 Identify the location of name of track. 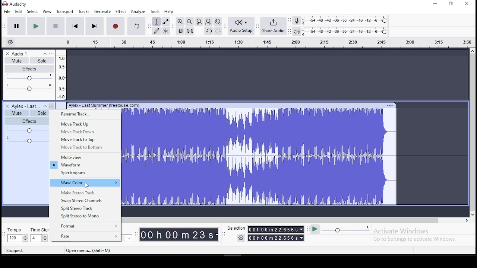
(96, 105).